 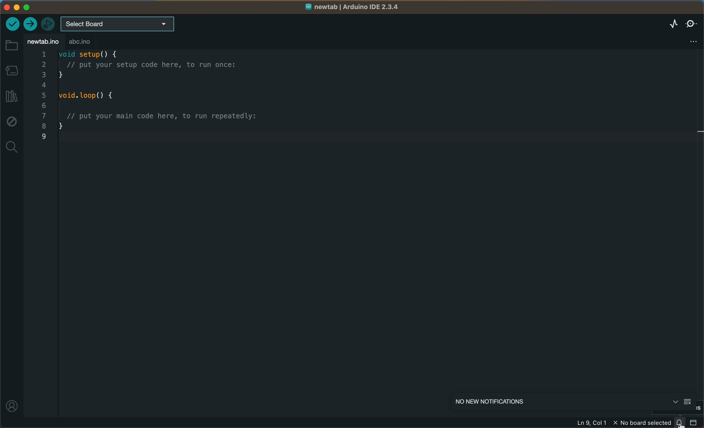 What do you see at coordinates (689, 41) in the screenshot?
I see `file setting` at bounding box center [689, 41].